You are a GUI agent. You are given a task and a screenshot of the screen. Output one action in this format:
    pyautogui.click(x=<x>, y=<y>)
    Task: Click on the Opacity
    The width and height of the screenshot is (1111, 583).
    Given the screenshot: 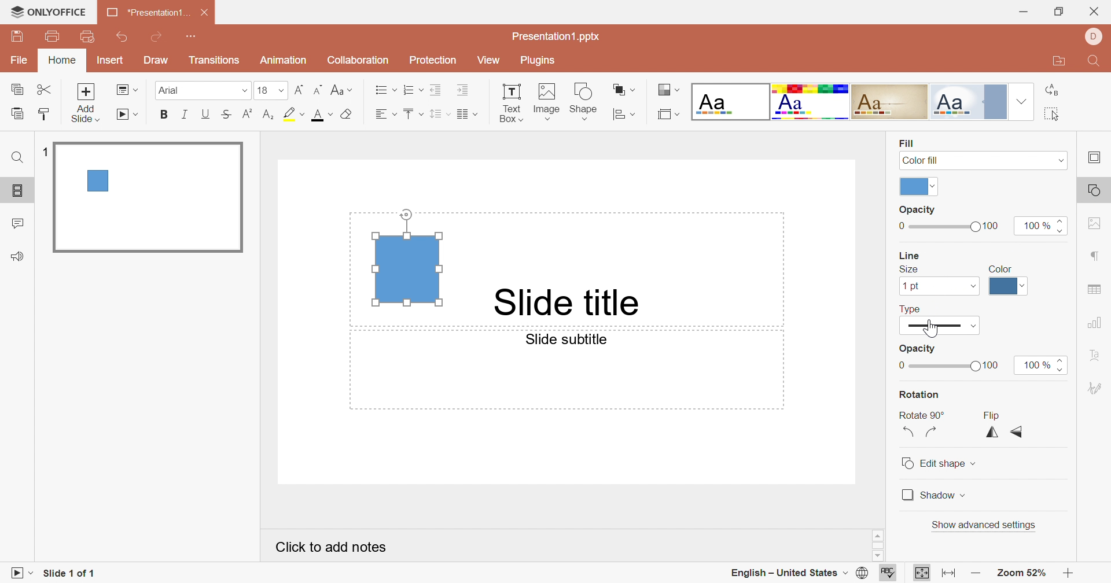 What is the action you would take?
    pyautogui.click(x=918, y=347)
    